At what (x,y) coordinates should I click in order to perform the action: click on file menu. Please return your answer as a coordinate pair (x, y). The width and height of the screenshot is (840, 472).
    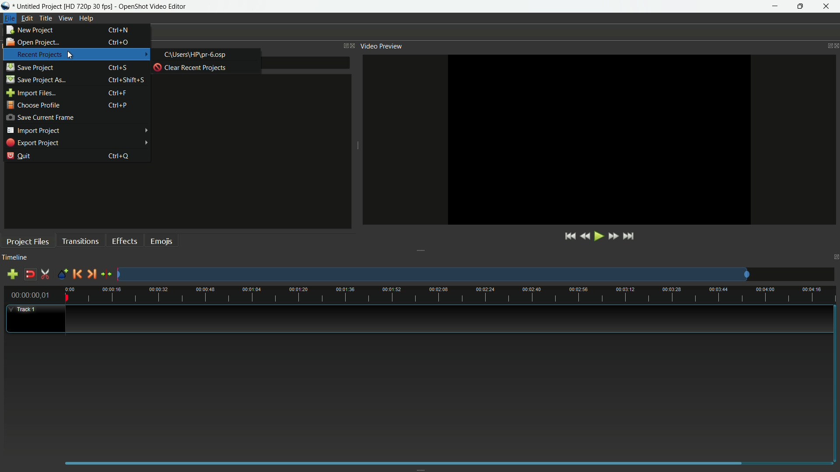
    Looking at the image, I should click on (10, 18).